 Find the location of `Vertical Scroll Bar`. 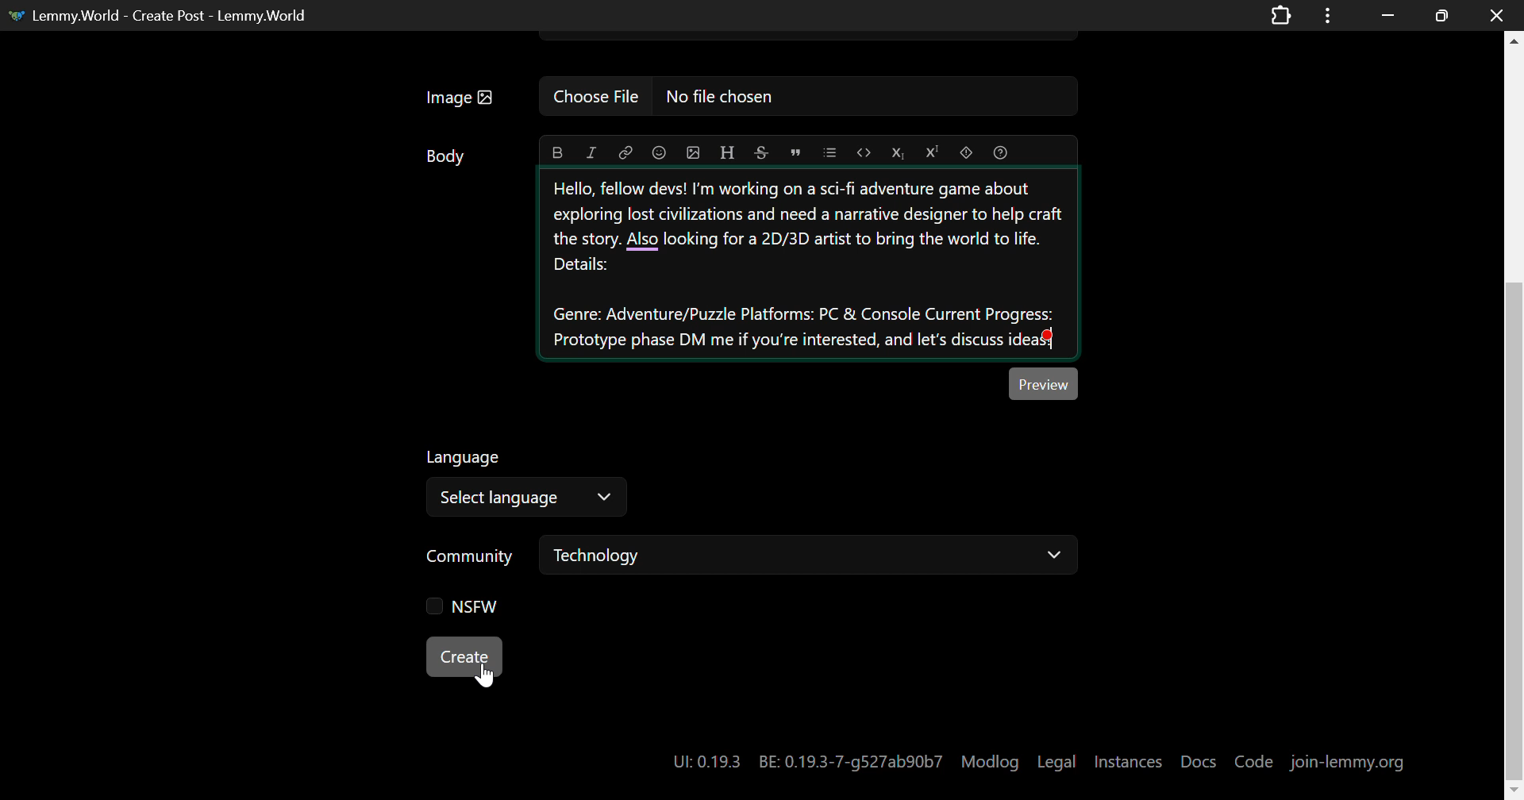

Vertical Scroll Bar is located at coordinates (1514, 415).